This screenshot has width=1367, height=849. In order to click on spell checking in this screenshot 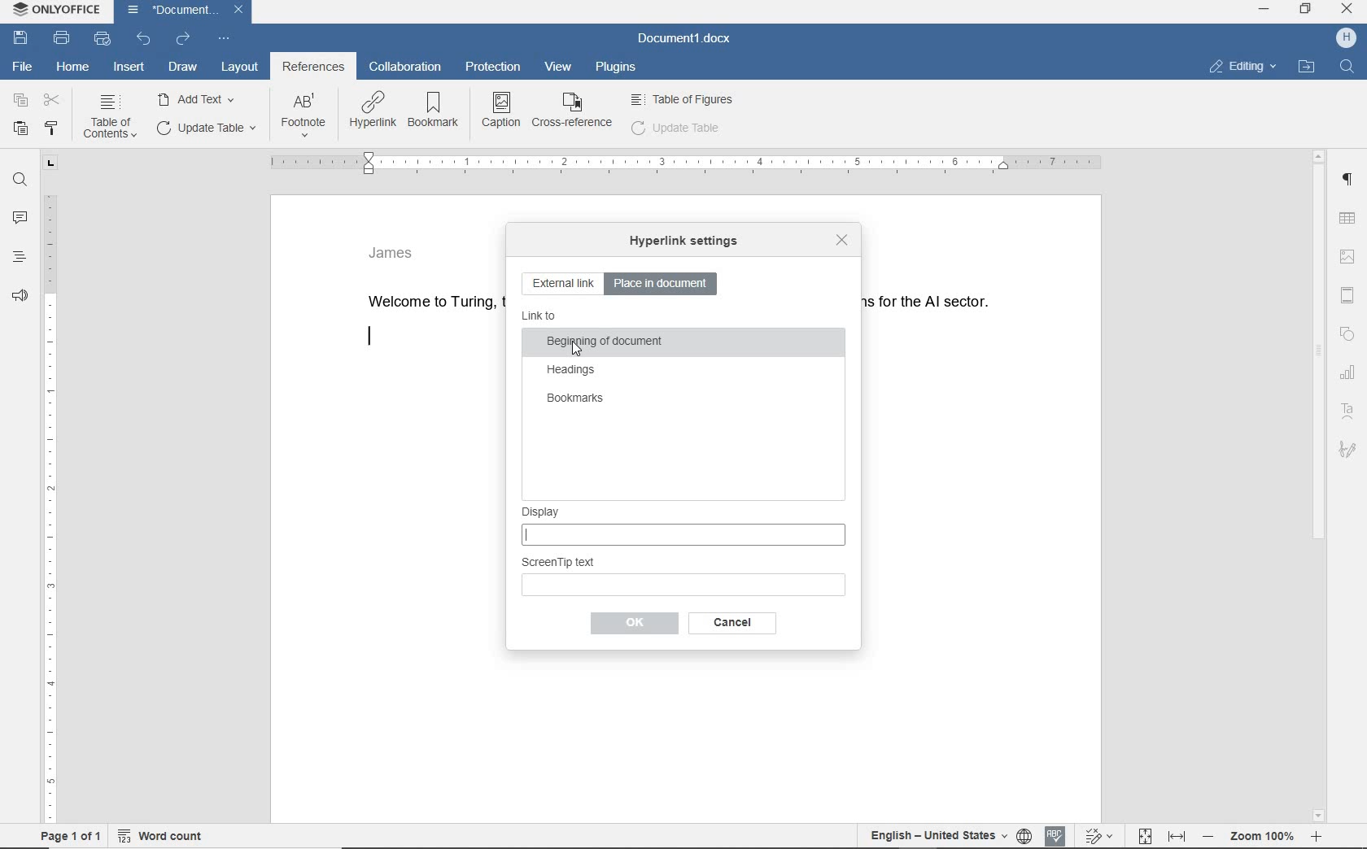, I will do `click(1055, 835)`.